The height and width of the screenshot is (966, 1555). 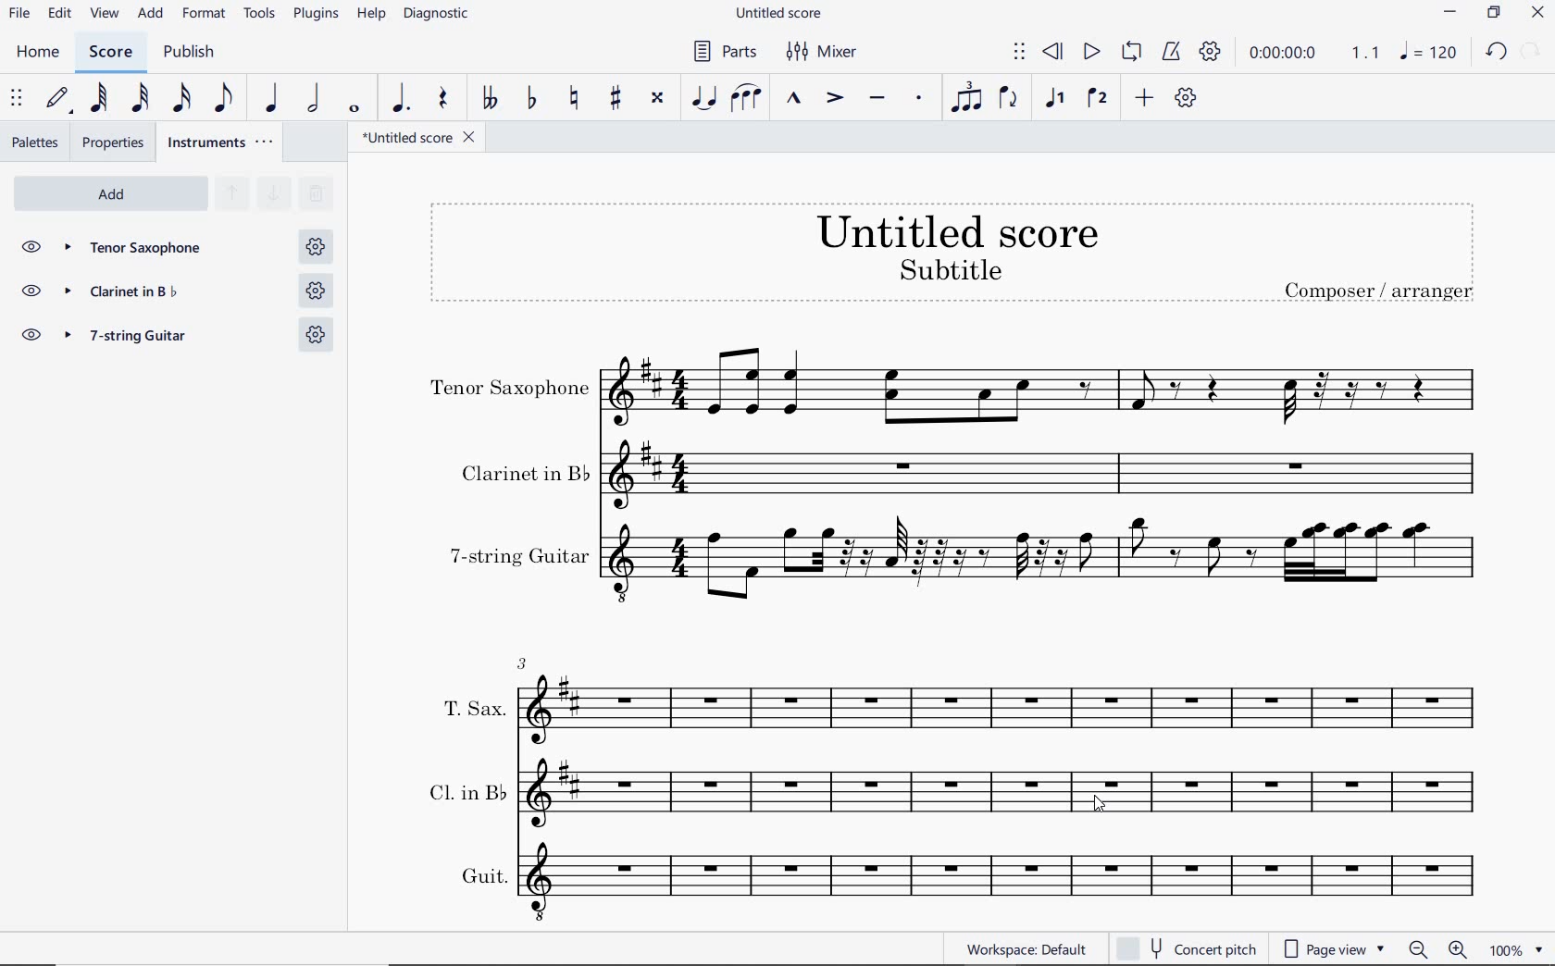 What do you see at coordinates (151, 15) in the screenshot?
I see `ADD` at bounding box center [151, 15].